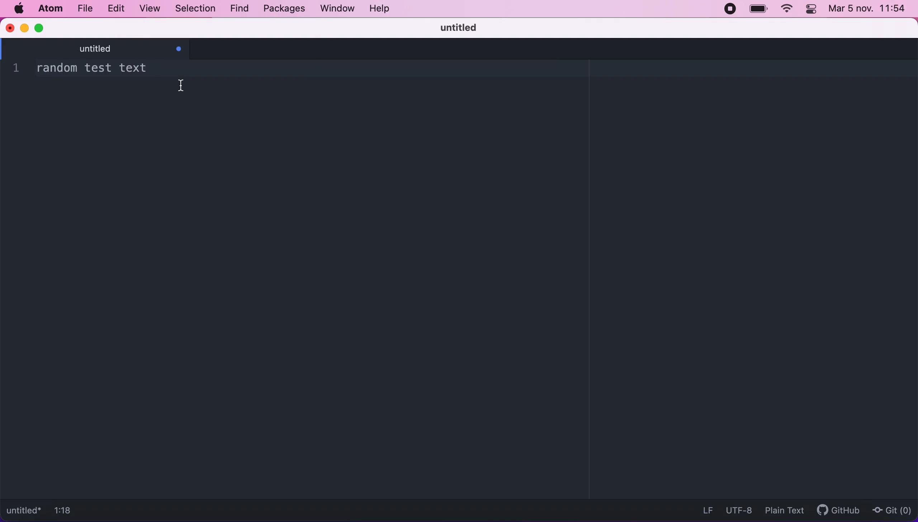 This screenshot has width=918, height=522. What do you see at coordinates (283, 9) in the screenshot?
I see `packages` at bounding box center [283, 9].